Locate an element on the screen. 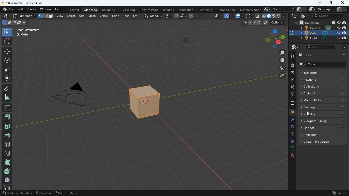  minimize is located at coordinates (320, 3).